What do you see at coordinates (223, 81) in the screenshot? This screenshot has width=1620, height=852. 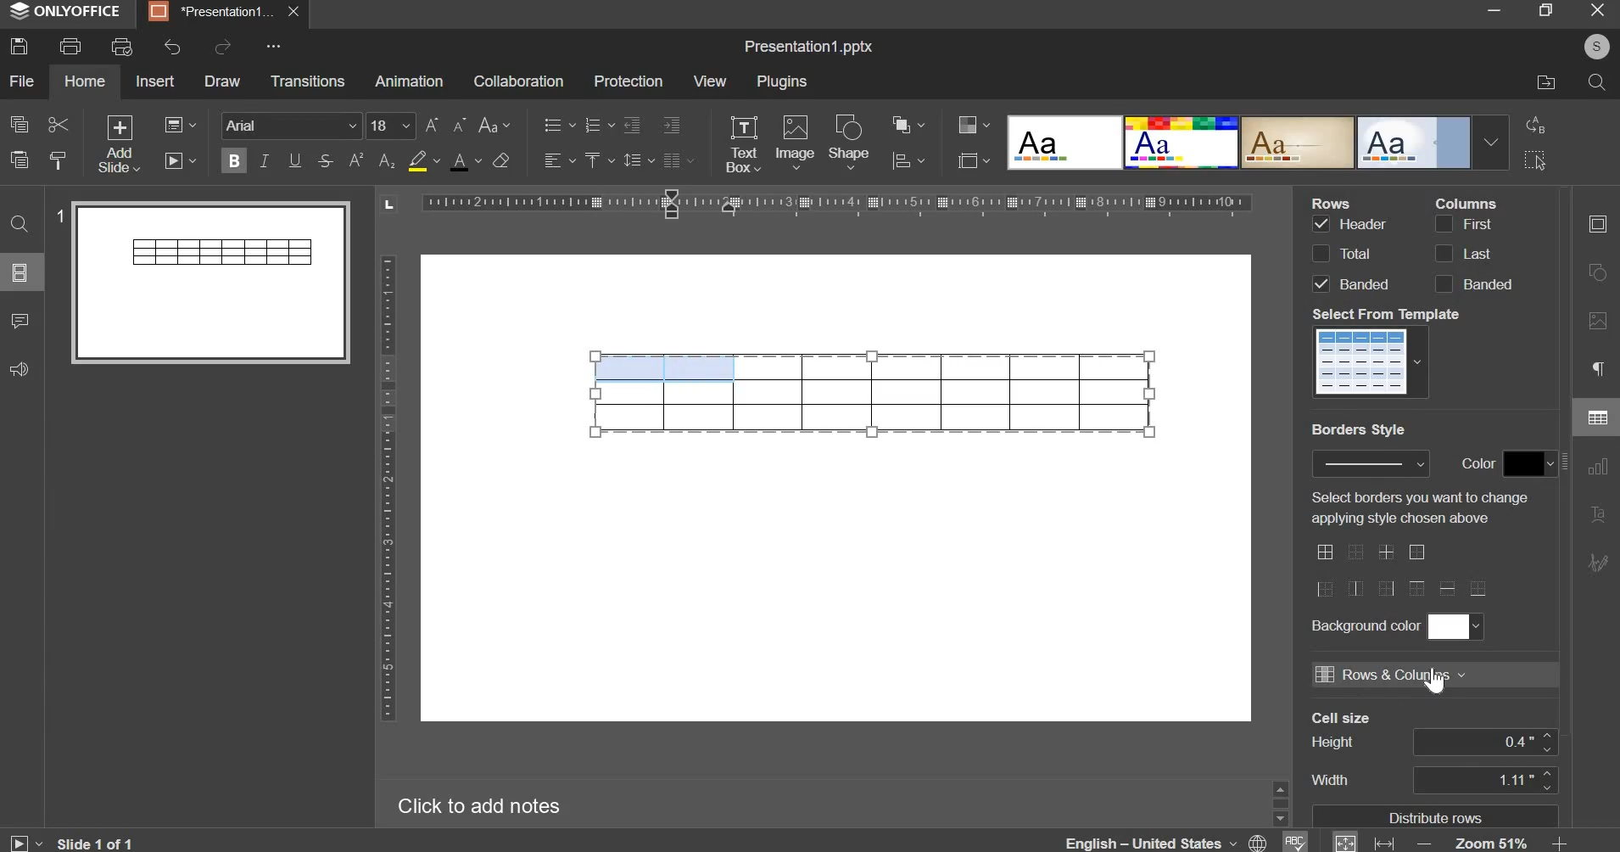 I see `draw` at bounding box center [223, 81].